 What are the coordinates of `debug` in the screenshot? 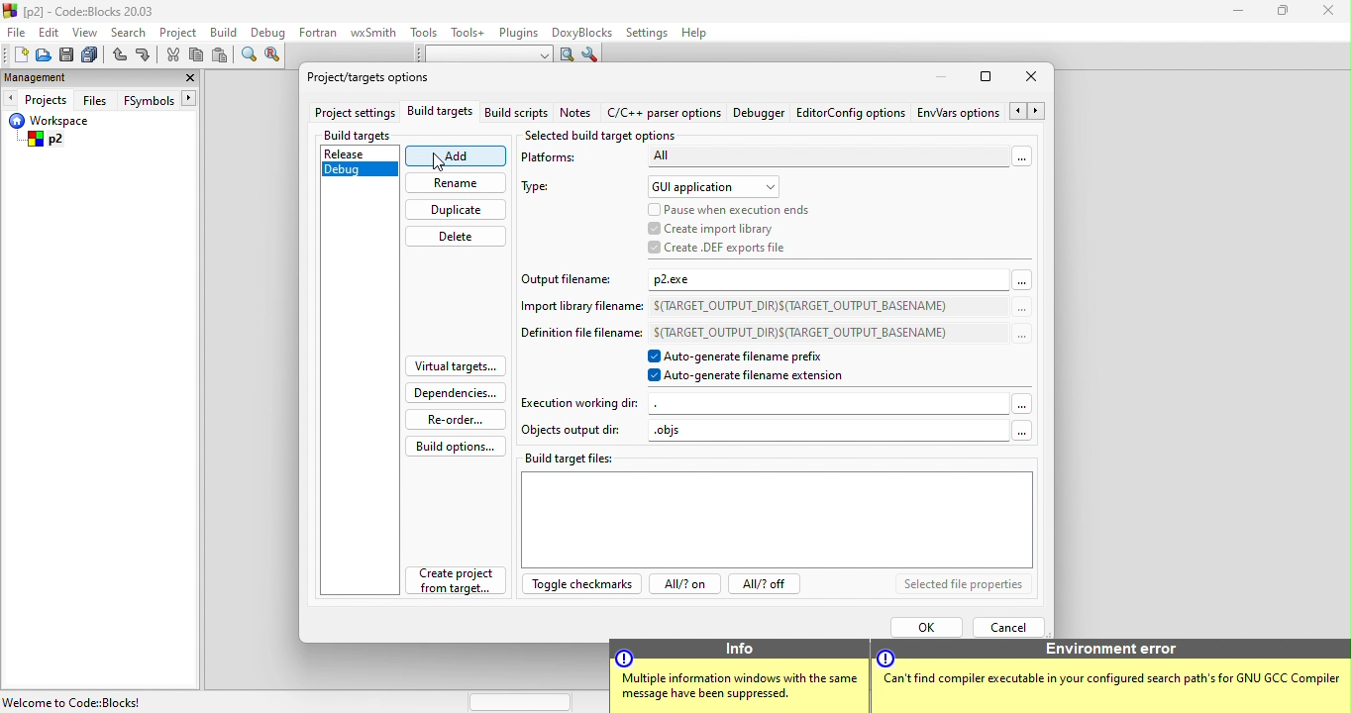 It's located at (269, 33).